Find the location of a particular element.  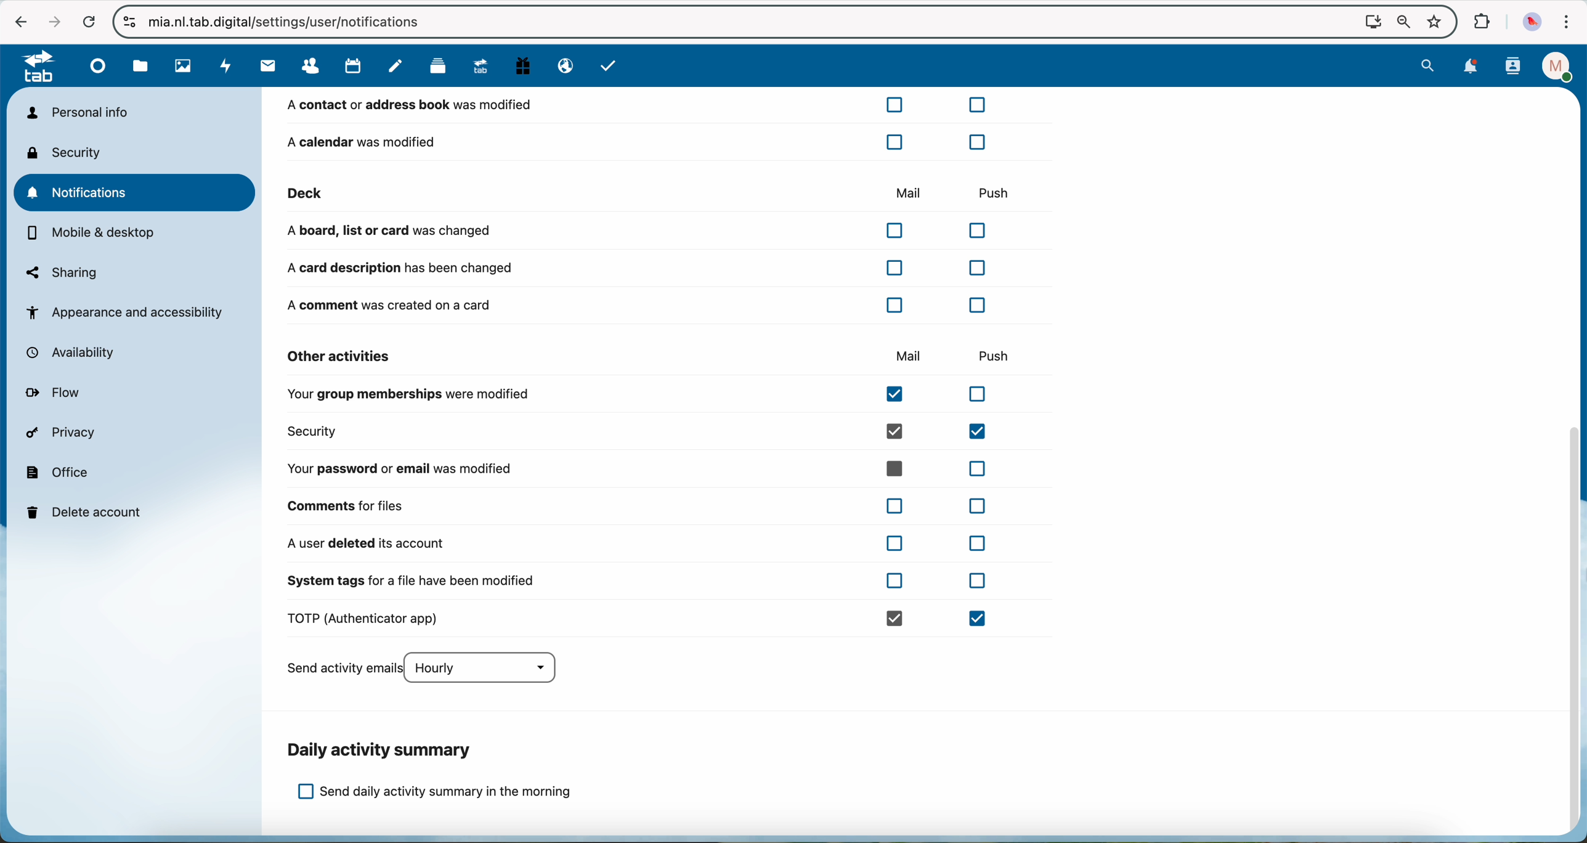

sharing is located at coordinates (62, 272).